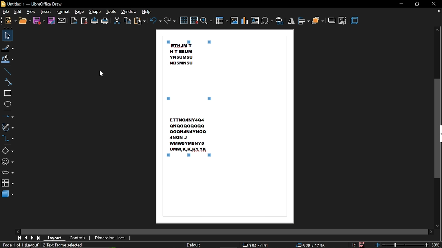 Image resolution: width=442 pixels, height=248 pixels. Describe the element at coordinates (11, 21) in the screenshot. I see `new` at that location.